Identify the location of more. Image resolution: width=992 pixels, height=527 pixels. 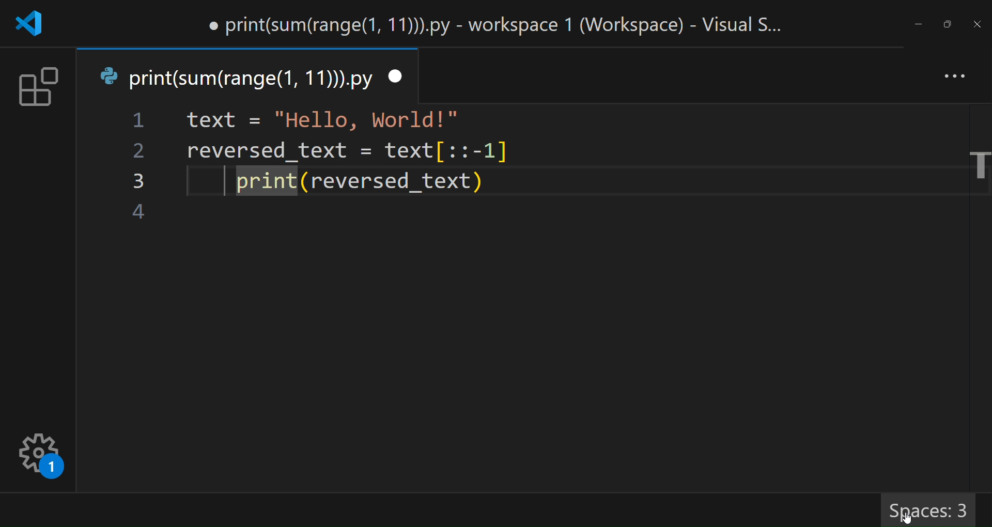
(952, 79).